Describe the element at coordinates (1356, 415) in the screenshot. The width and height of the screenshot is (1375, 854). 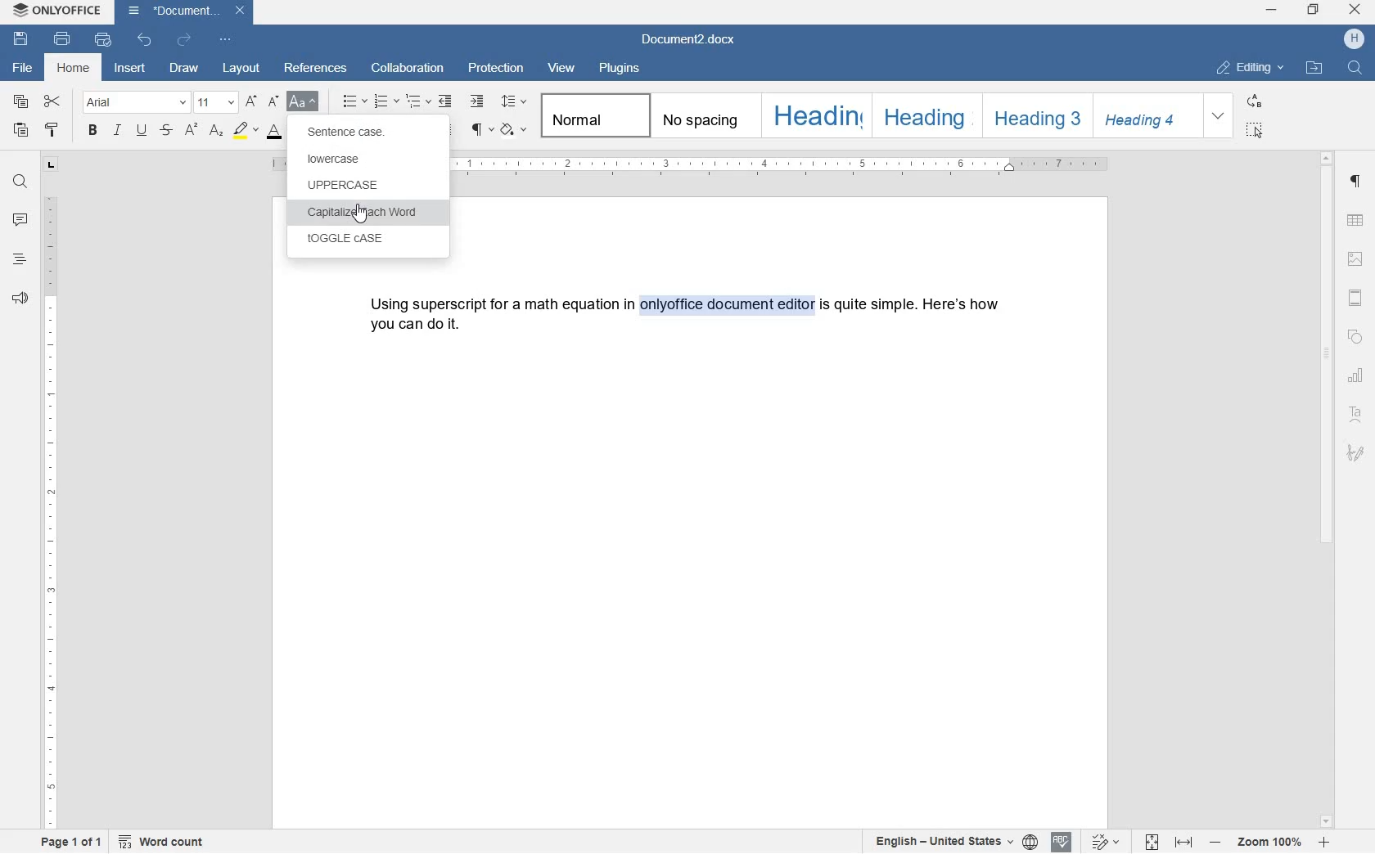
I see `Text Art` at that location.